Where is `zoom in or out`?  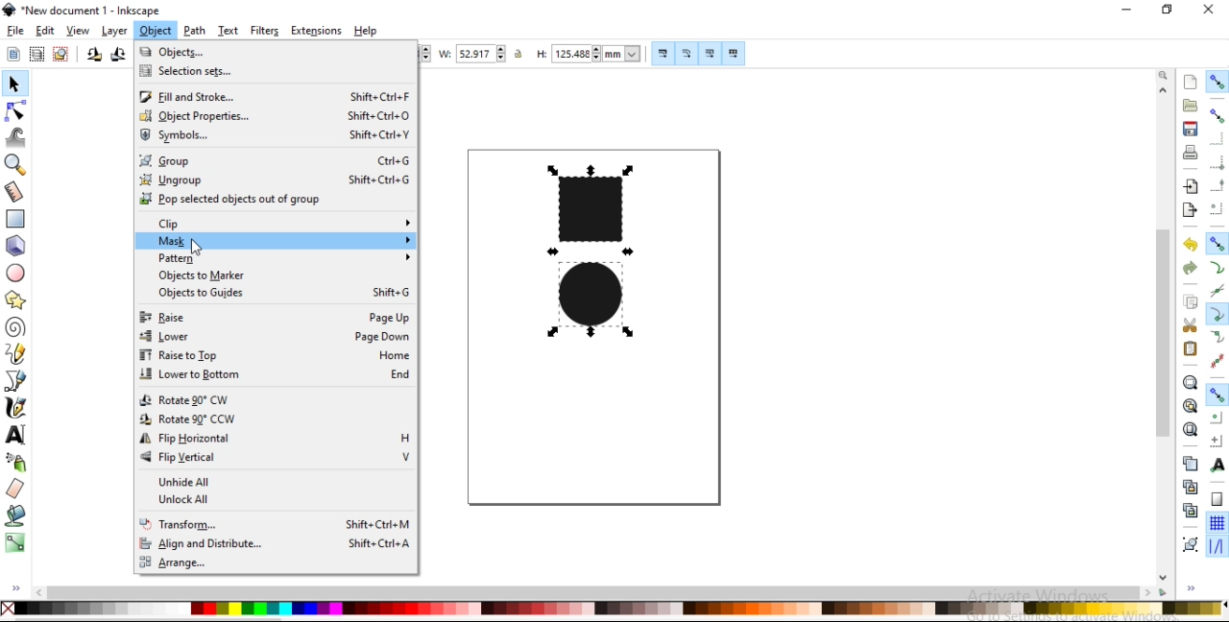
zoom in or out is located at coordinates (13, 167).